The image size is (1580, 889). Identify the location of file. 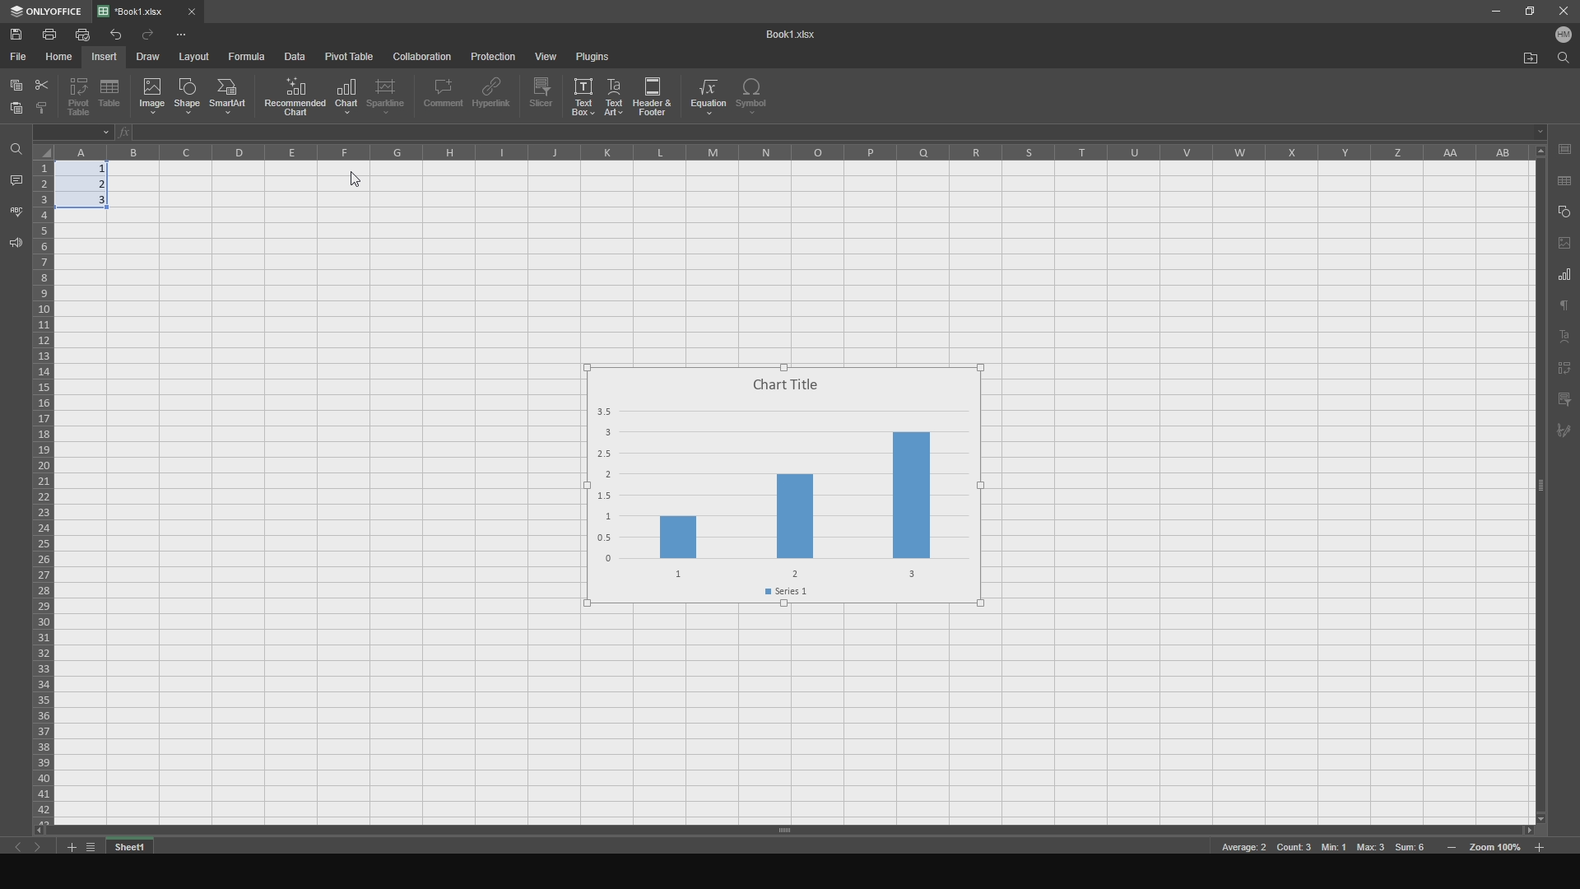
(20, 57).